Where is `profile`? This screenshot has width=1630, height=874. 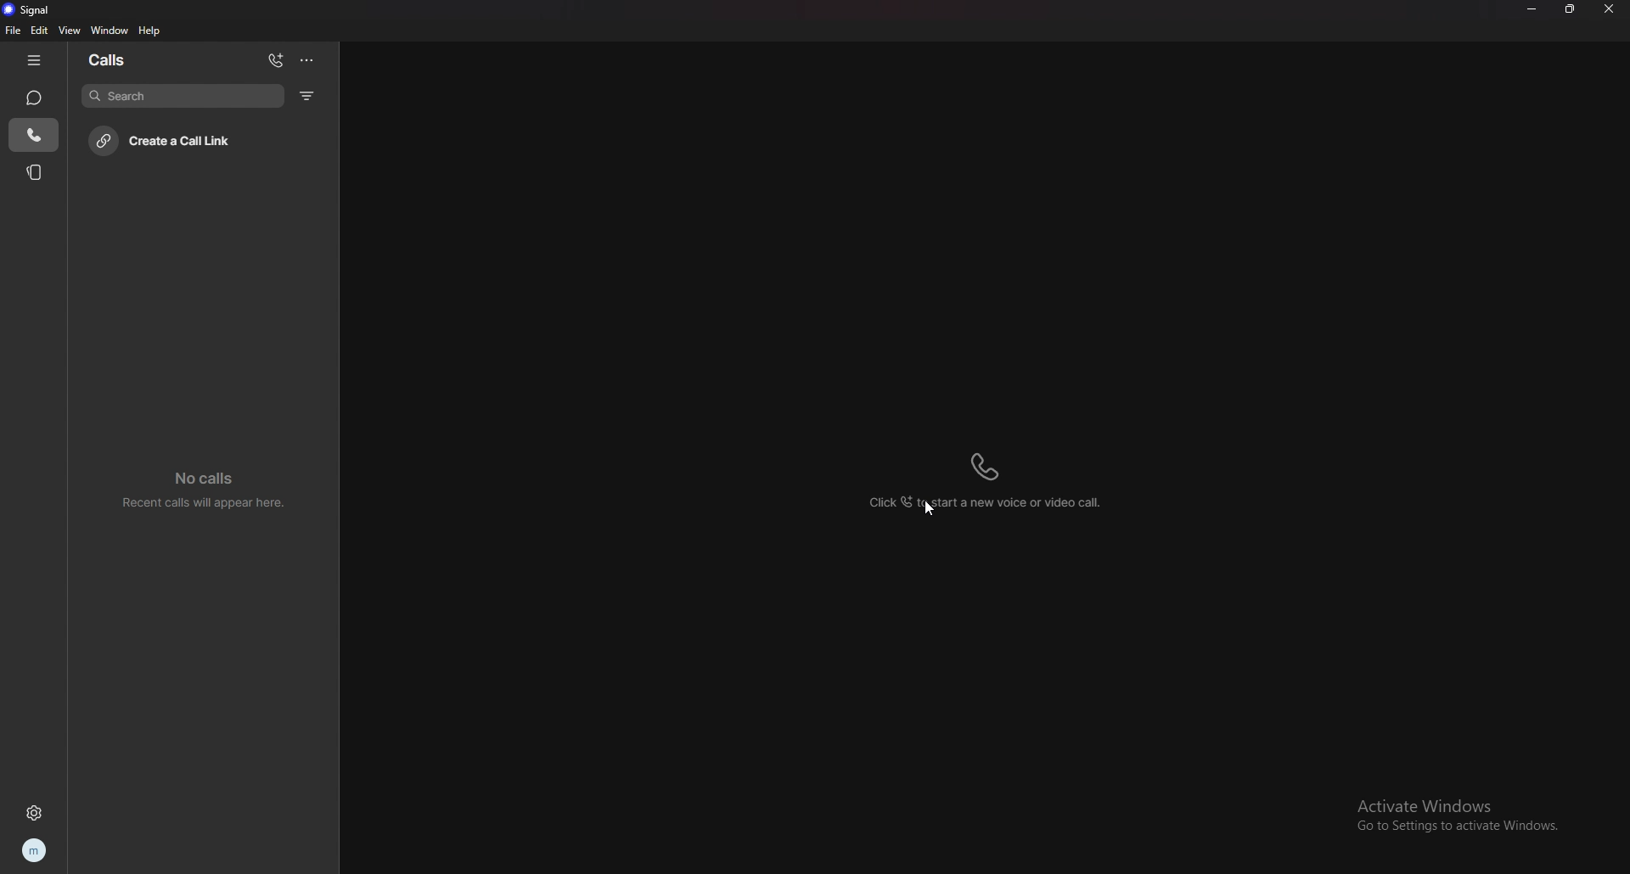 profile is located at coordinates (37, 850).